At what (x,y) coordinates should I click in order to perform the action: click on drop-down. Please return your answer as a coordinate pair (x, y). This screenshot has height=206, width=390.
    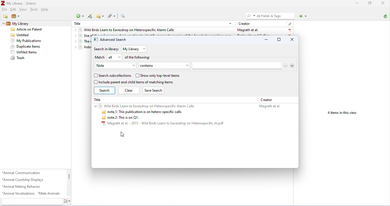
    Looking at the image, I should click on (75, 36).